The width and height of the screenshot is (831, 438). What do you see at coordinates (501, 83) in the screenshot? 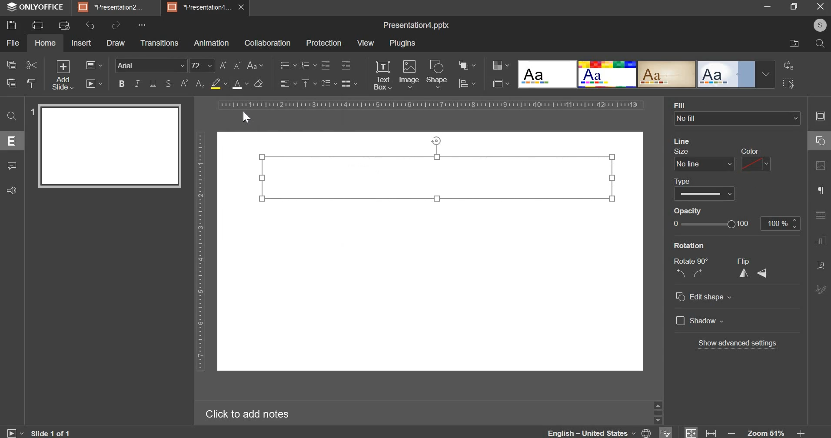
I see `select slide size` at bounding box center [501, 83].